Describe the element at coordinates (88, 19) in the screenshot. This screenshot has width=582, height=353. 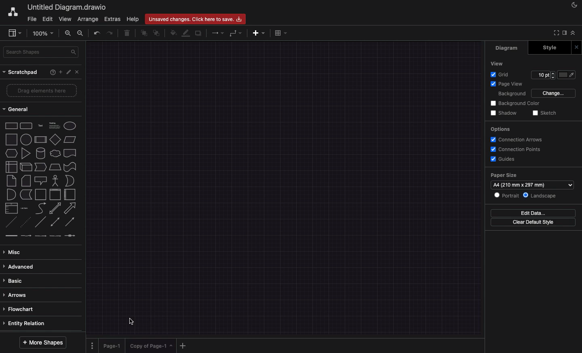
I see `arrange` at that location.